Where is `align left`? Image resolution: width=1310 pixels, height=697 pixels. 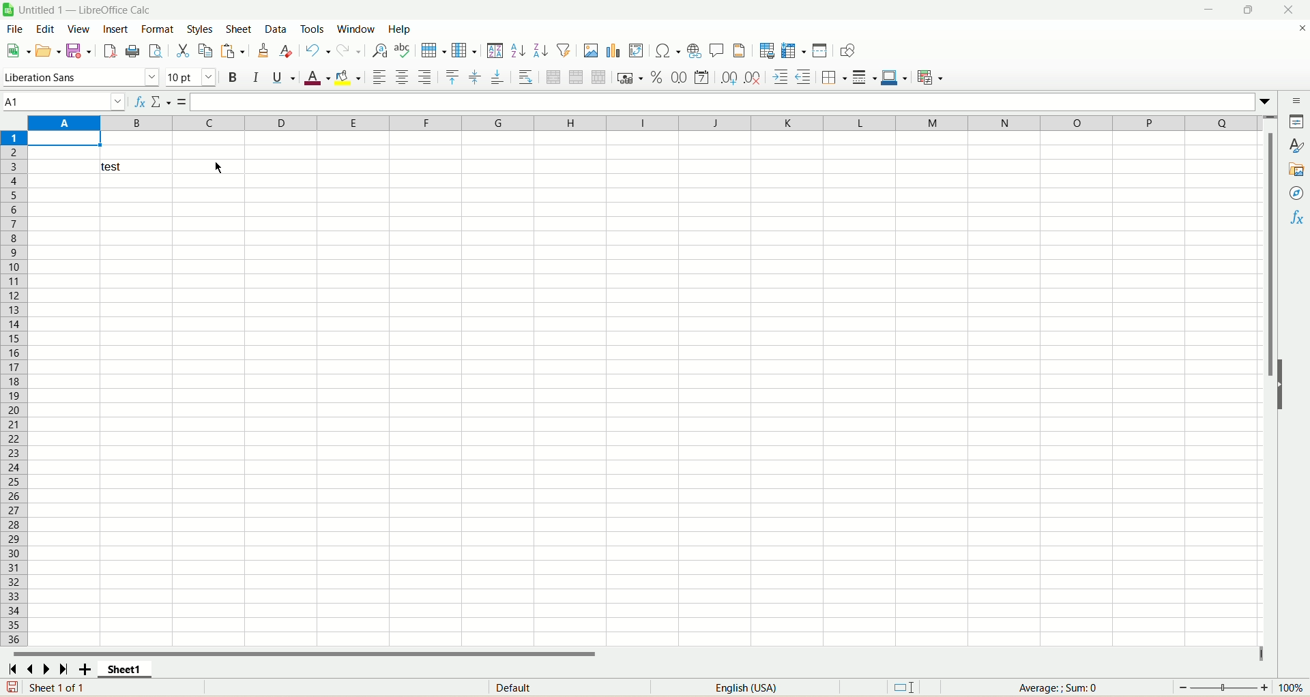 align left is located at coordinates (379, 77).